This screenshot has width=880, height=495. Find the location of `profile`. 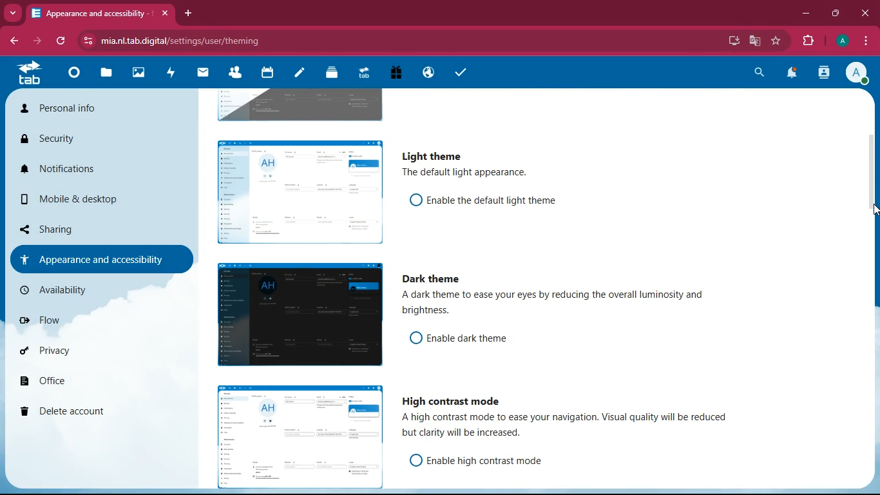

profile is located at coordinates (857, 75).